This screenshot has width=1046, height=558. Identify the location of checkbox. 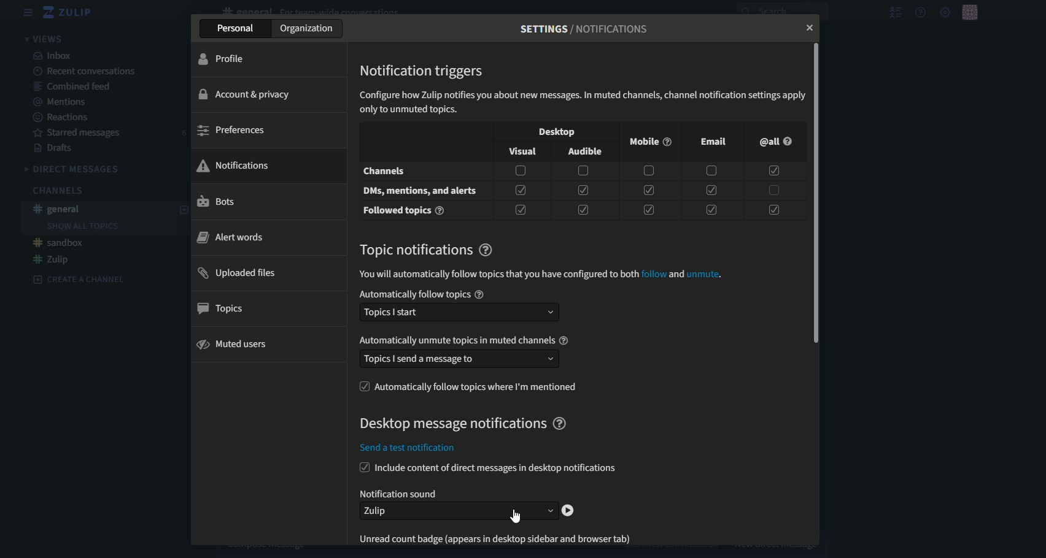
(521, 210).